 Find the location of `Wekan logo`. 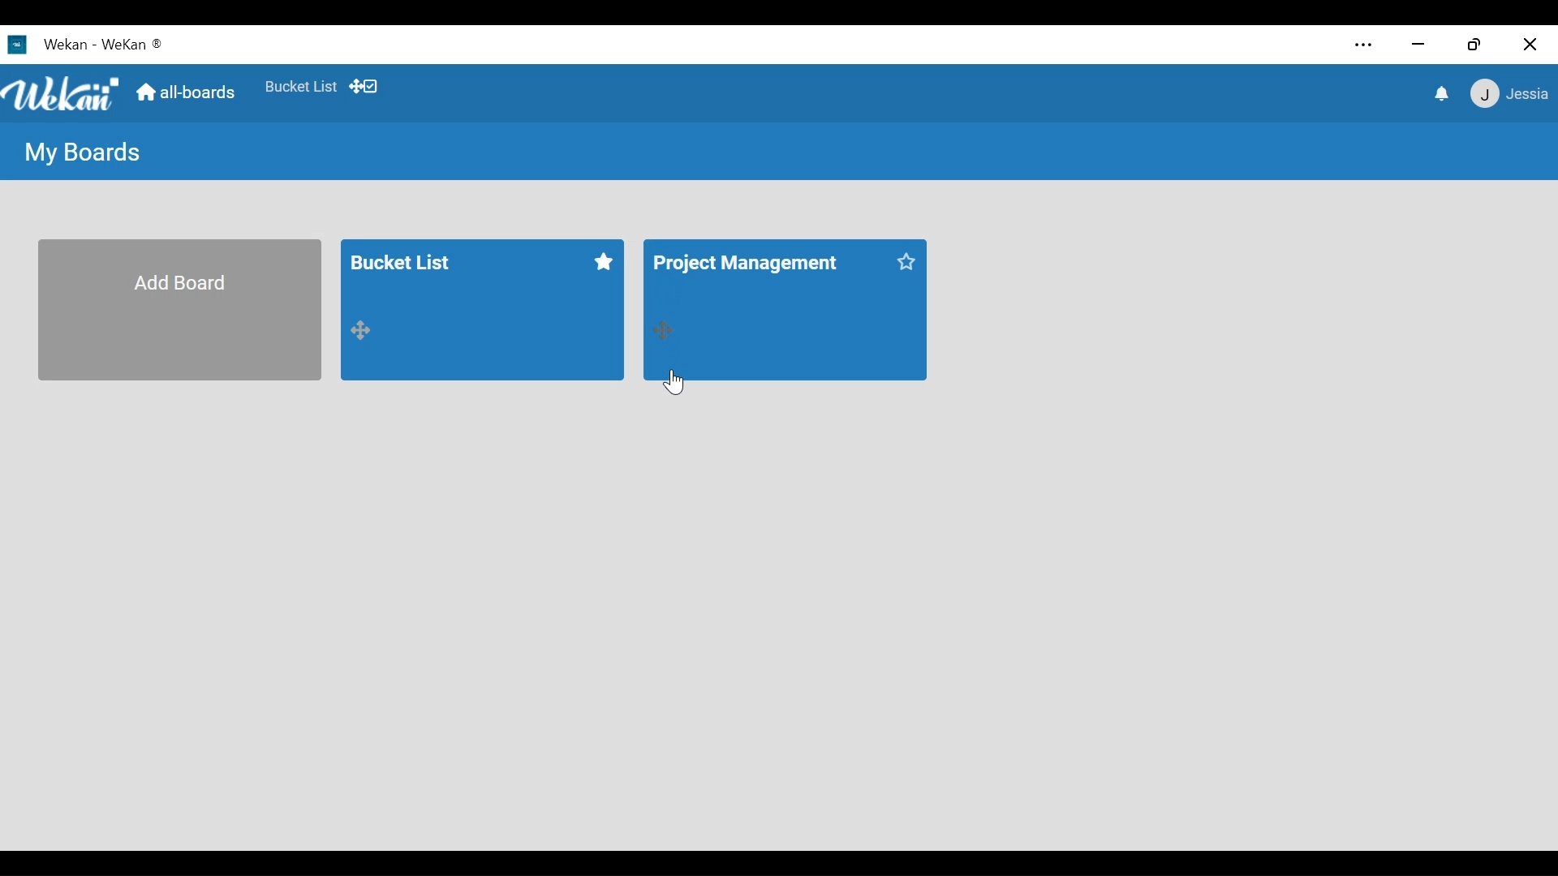

Wekan logo is located at coordinates (63, 95).